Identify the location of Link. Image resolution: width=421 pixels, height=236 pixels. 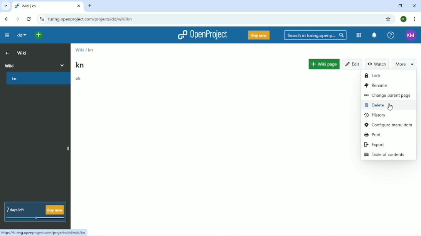
(44, 232).